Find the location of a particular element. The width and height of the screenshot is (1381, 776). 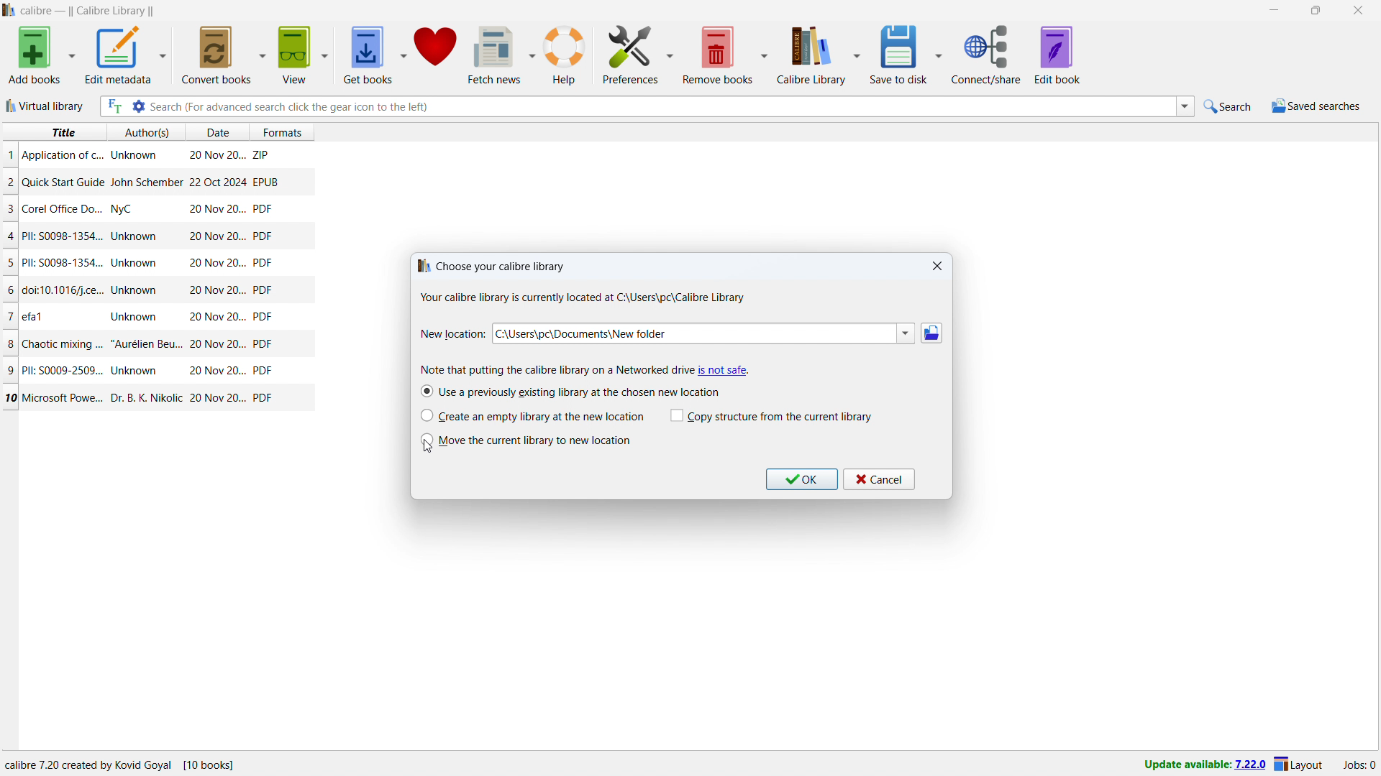

Date is located at coordinates (217, 263).